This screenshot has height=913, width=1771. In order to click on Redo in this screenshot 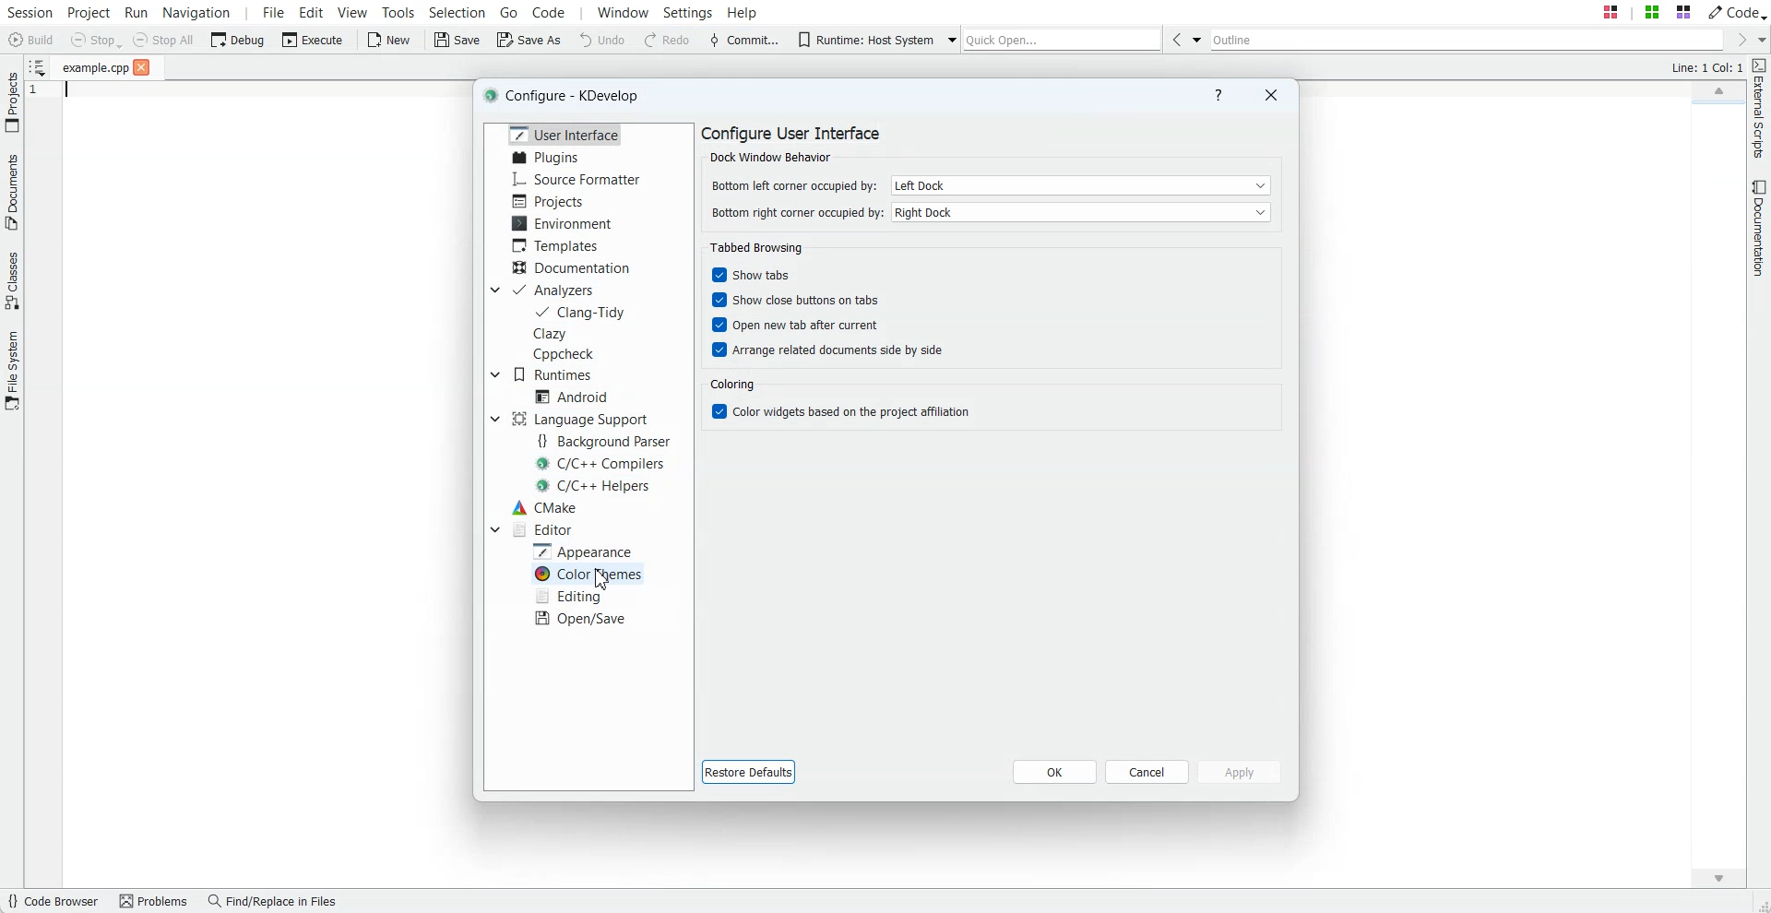, I will do `click(668, 41)`.